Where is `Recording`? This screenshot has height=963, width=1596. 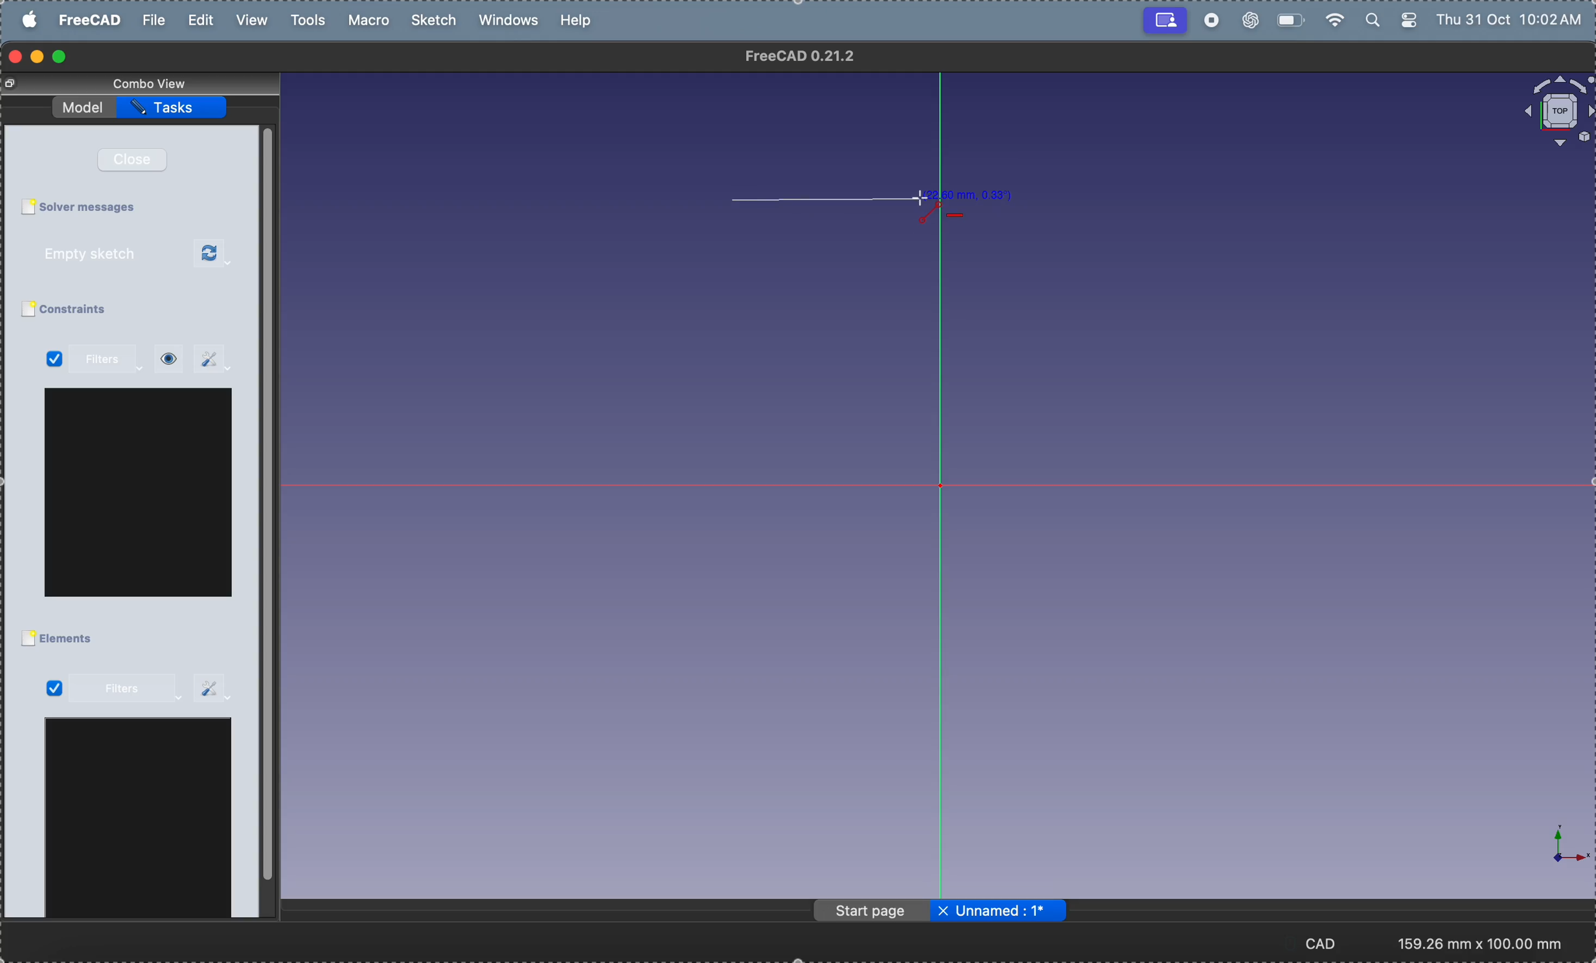 Recording is located at coordinates (1165, 19).